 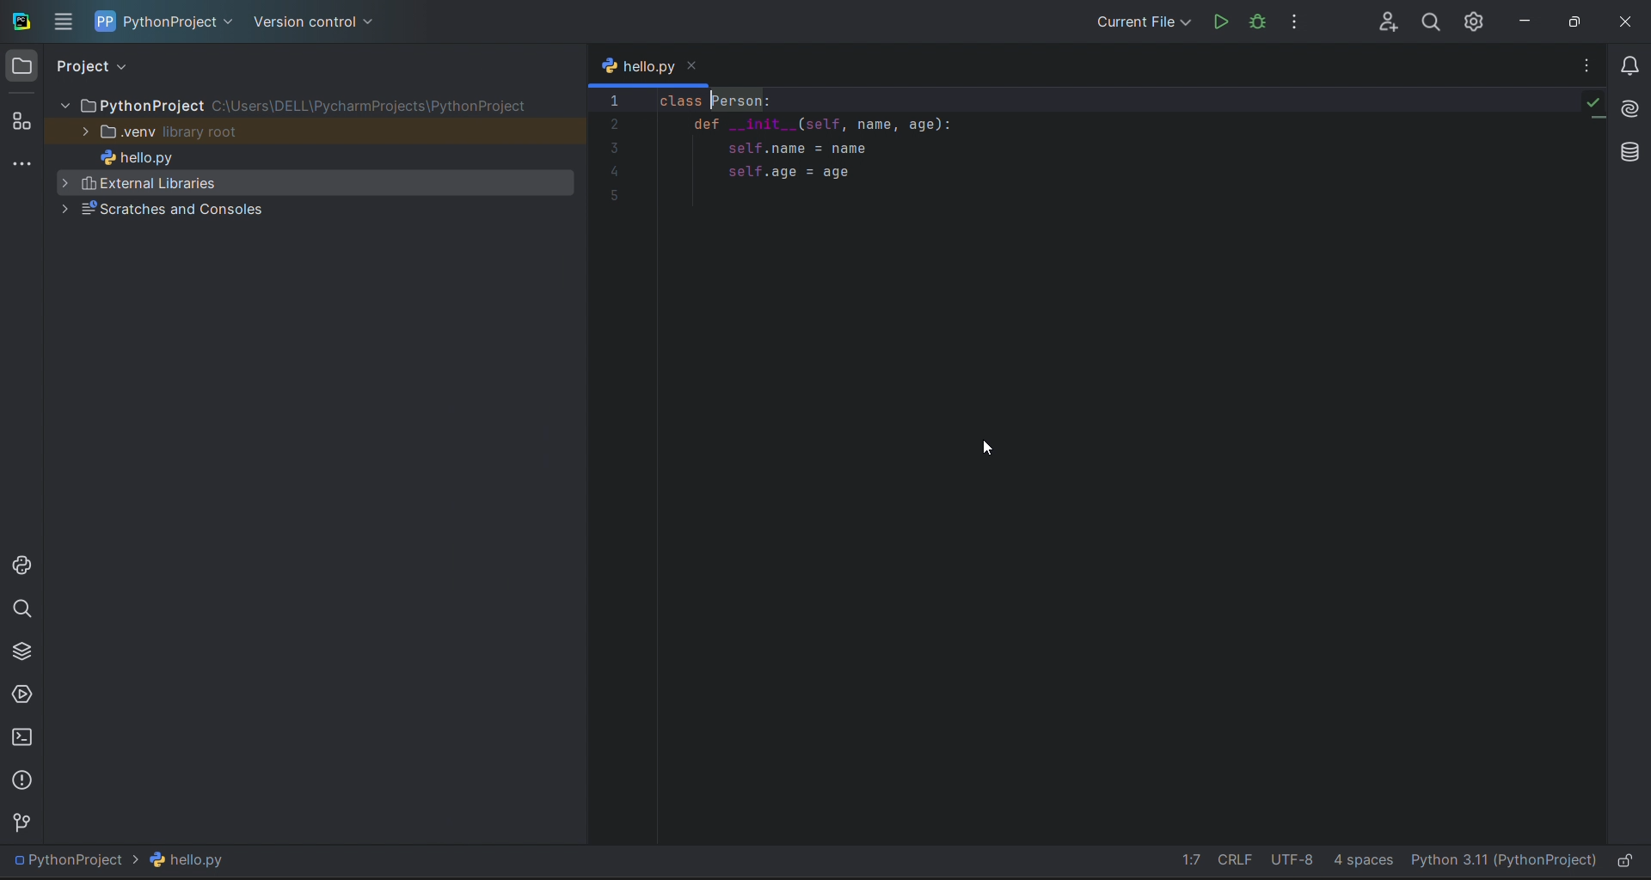 I want to click on debug, so click(x=1258, y=20).